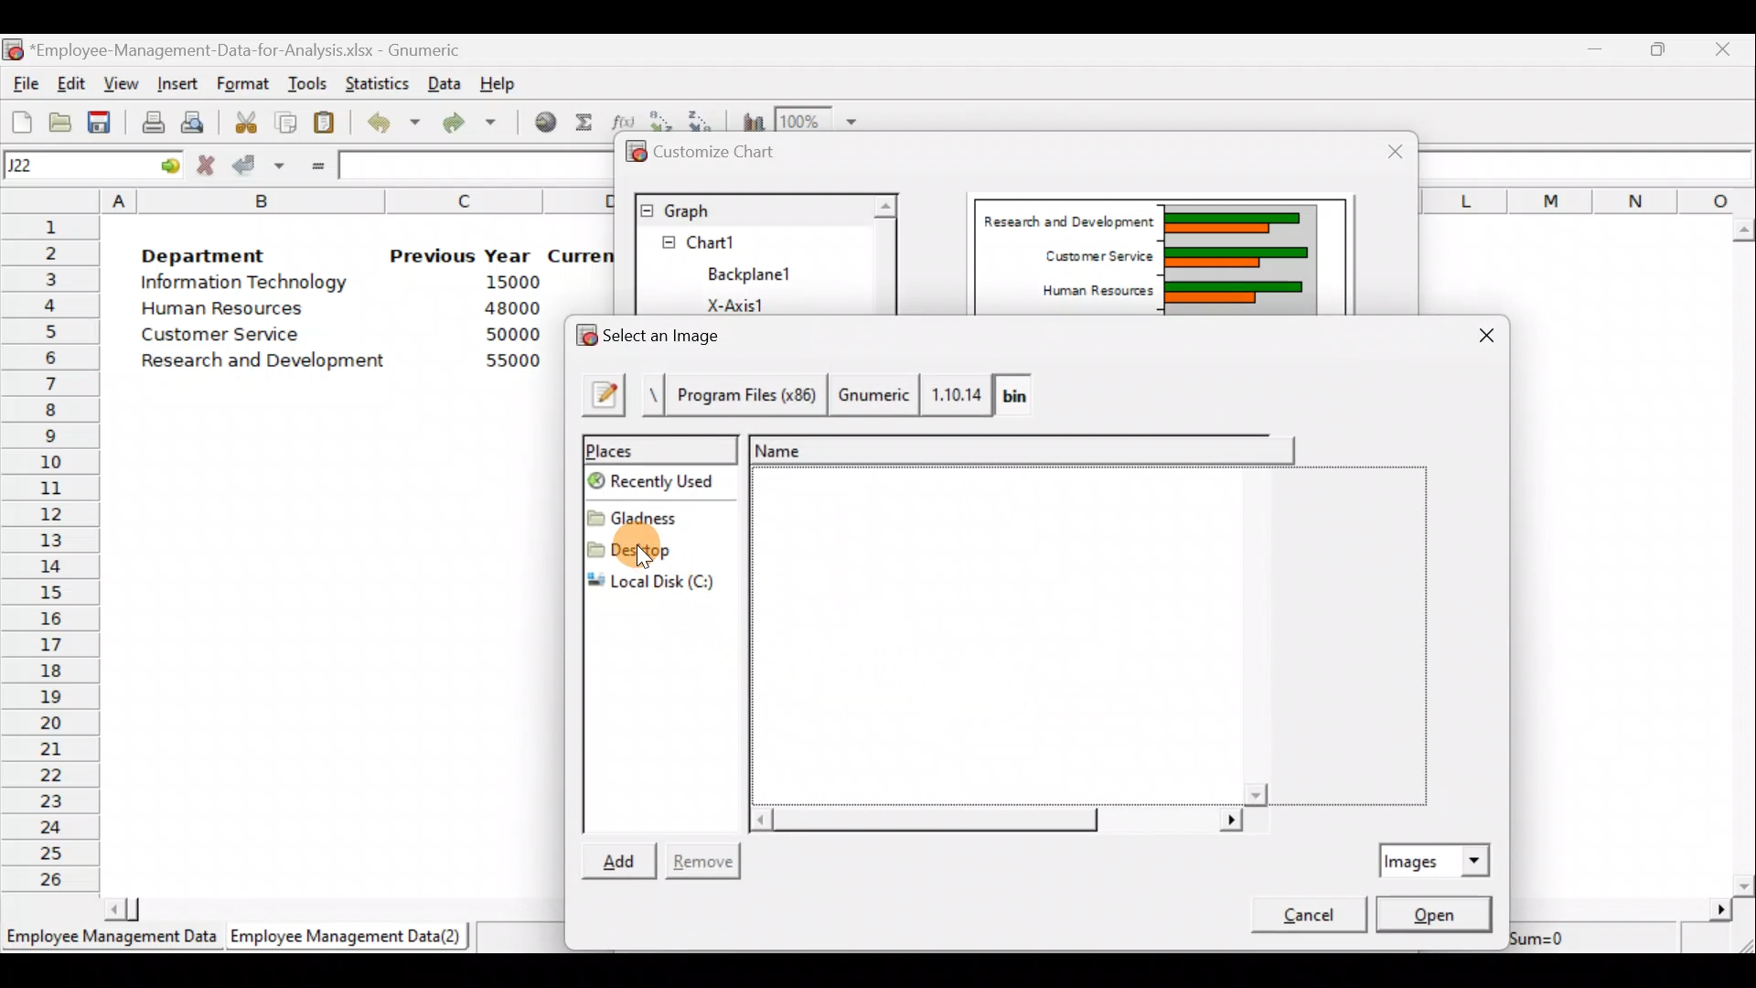  What do you see at coordinates (349, 937) in the screenshot?
I see `Employee Management Data (2)` at bounding box center [349, 937].